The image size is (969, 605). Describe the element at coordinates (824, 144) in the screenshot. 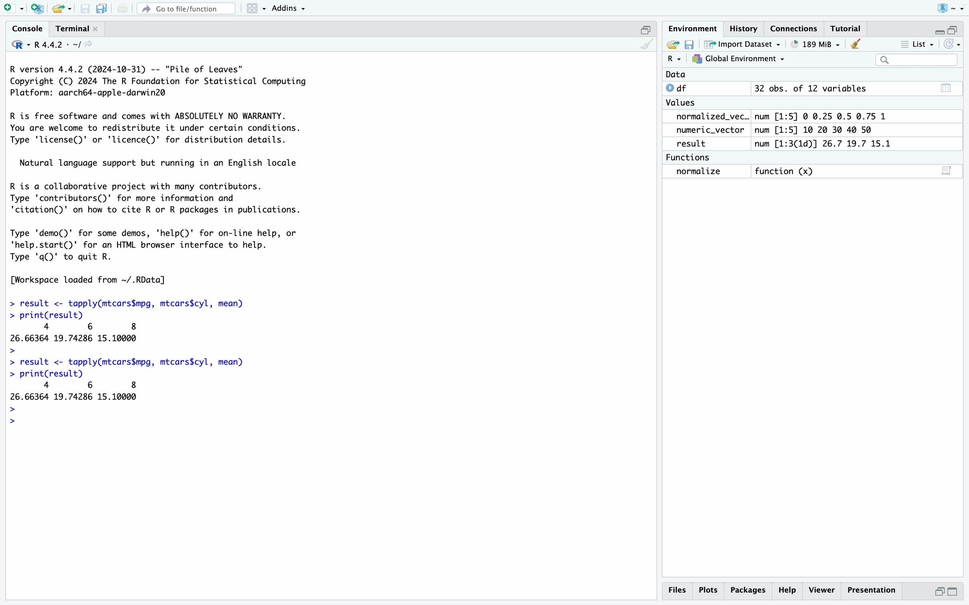

I see `num [1:3(1d)] 26.7 19.7 15.1` at that location.